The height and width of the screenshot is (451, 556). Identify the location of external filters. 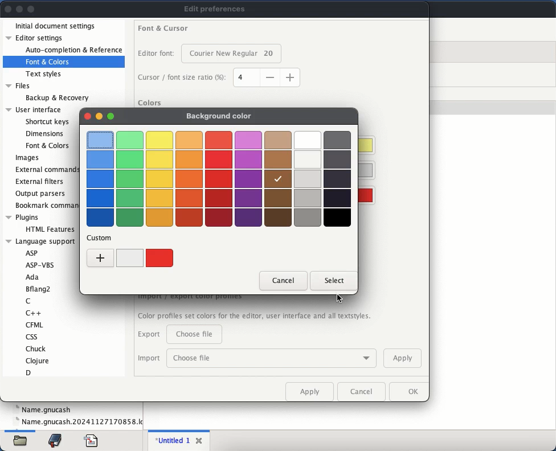
(39, 181).